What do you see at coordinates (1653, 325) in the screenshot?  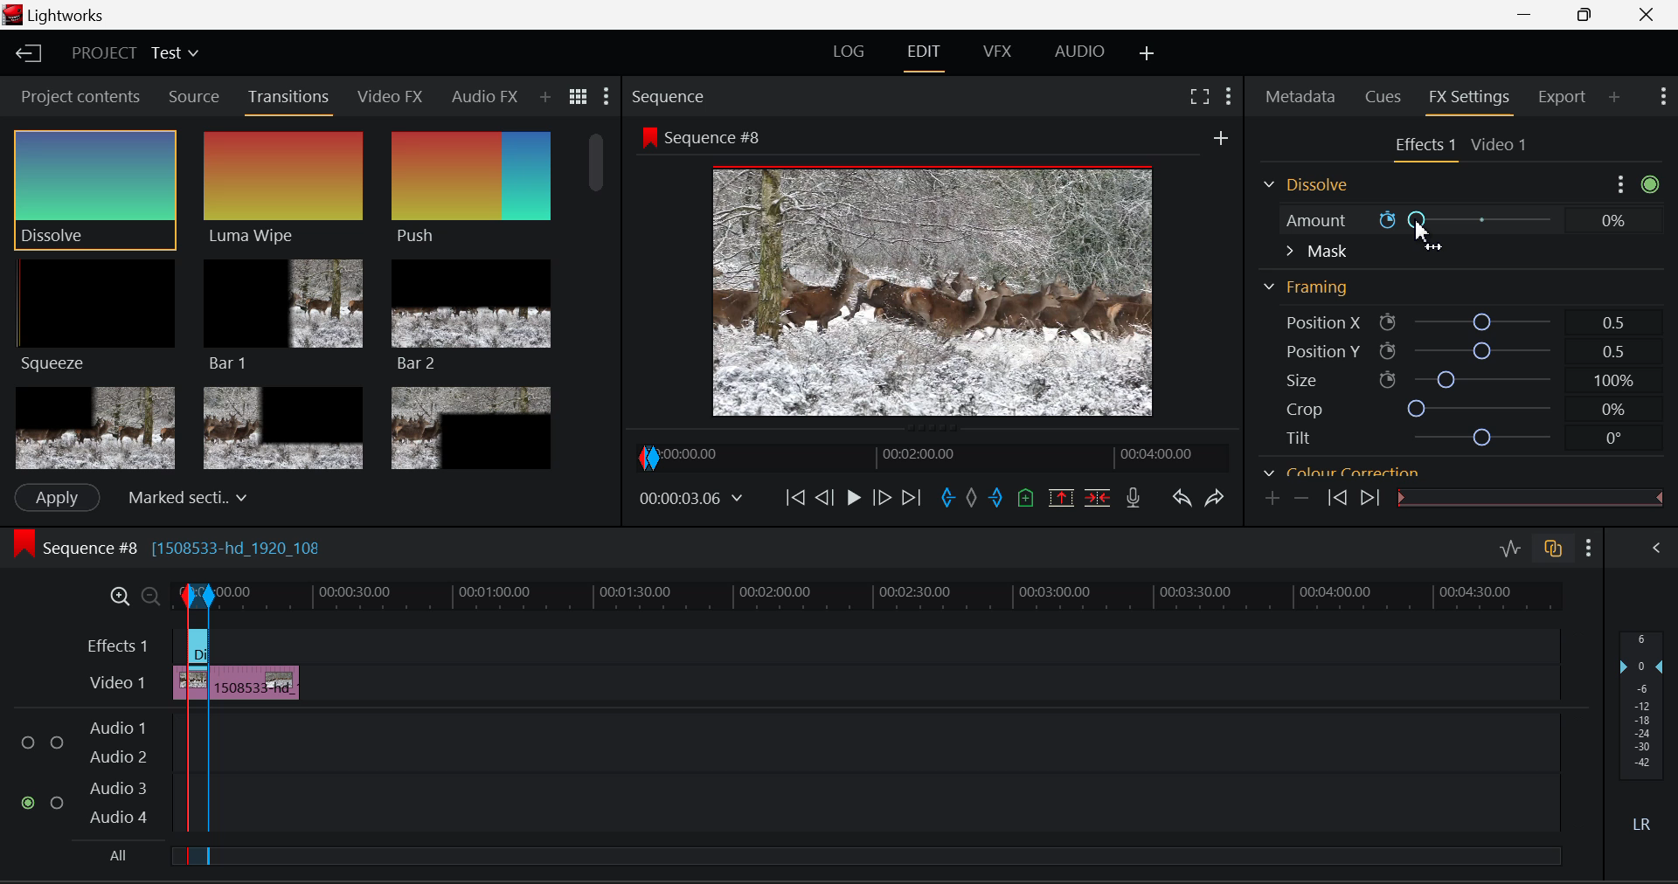 I see `Scroll Bar` at bounding box center [1653, 325].